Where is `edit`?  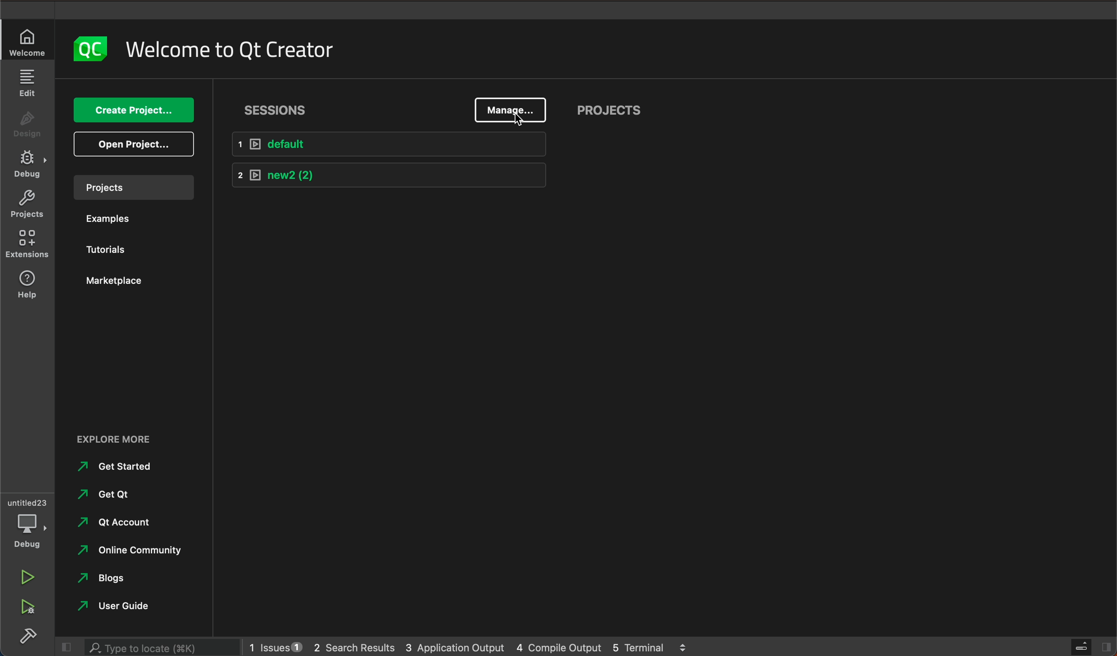
edit is located at coordinates (30, 84).